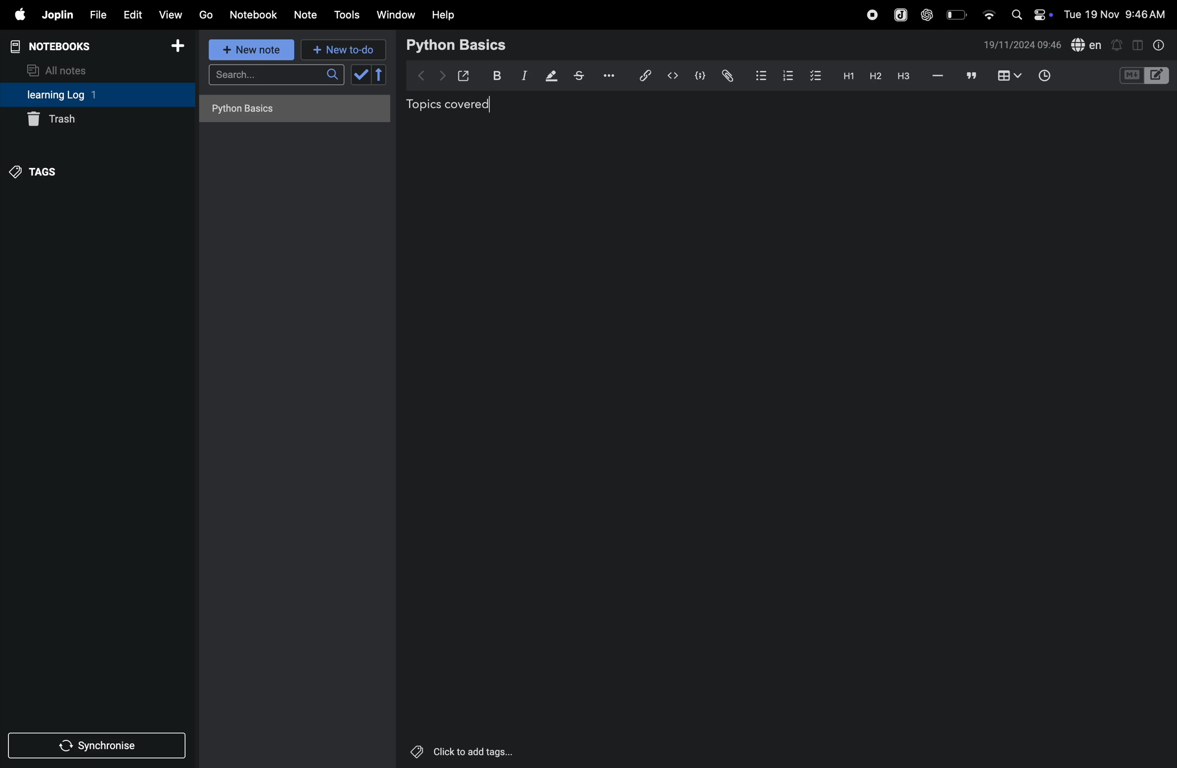 Image resolution: width=1177 pixels, height=768 pixels. Describe the element at coordinates (249, 49) in the screenshot. I see `new note` at that location.